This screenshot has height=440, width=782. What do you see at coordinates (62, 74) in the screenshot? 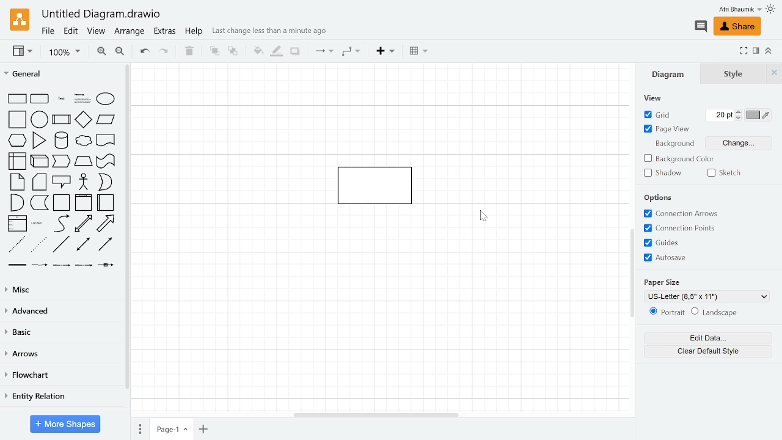
I see `General` at bounding box center [62, 74].